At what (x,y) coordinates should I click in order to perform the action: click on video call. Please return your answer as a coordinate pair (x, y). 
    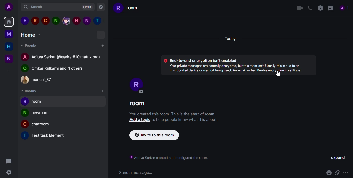
    Looking at the image, I should click on (298, 8).